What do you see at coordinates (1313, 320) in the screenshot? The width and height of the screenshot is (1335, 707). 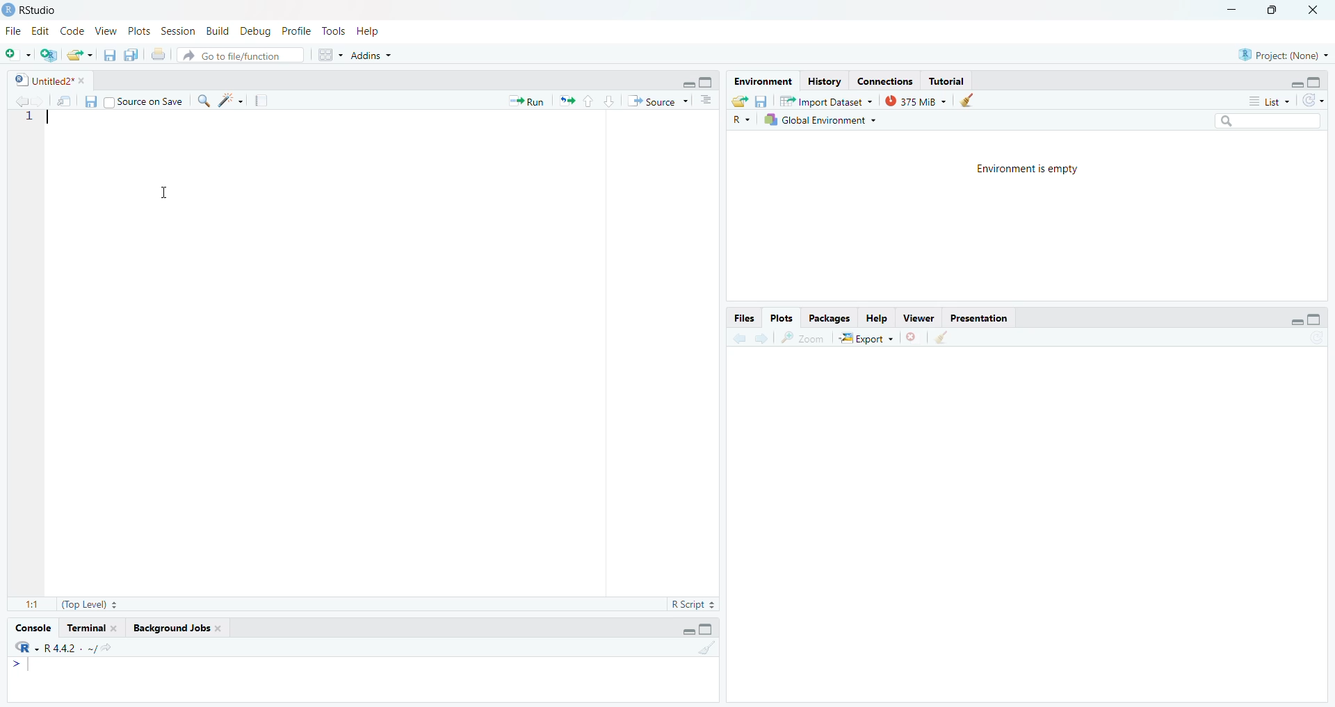 I see `hide console` at bounding box center [1313, 320].